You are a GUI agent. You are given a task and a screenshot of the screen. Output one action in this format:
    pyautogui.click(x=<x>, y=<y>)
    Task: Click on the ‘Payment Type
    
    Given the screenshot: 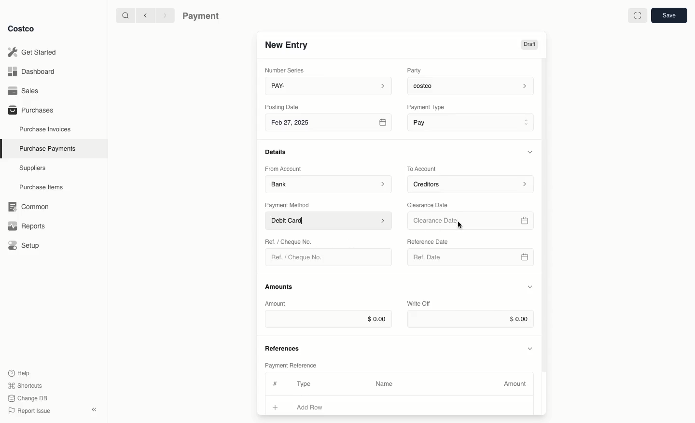 What is the action you would take?
    pyautogui.click(x=425, y=107)
    